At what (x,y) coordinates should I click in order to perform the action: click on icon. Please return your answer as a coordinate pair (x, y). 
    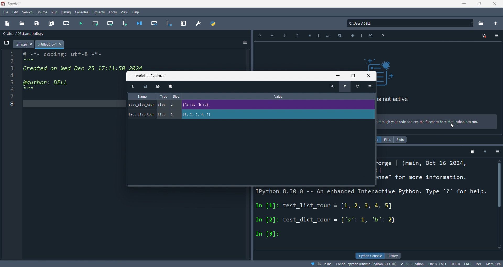
    Looking at the image, I should click on (327, 36).